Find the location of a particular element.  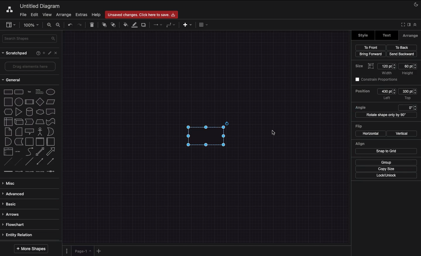

Shadow is located at coordinates (145, 25).